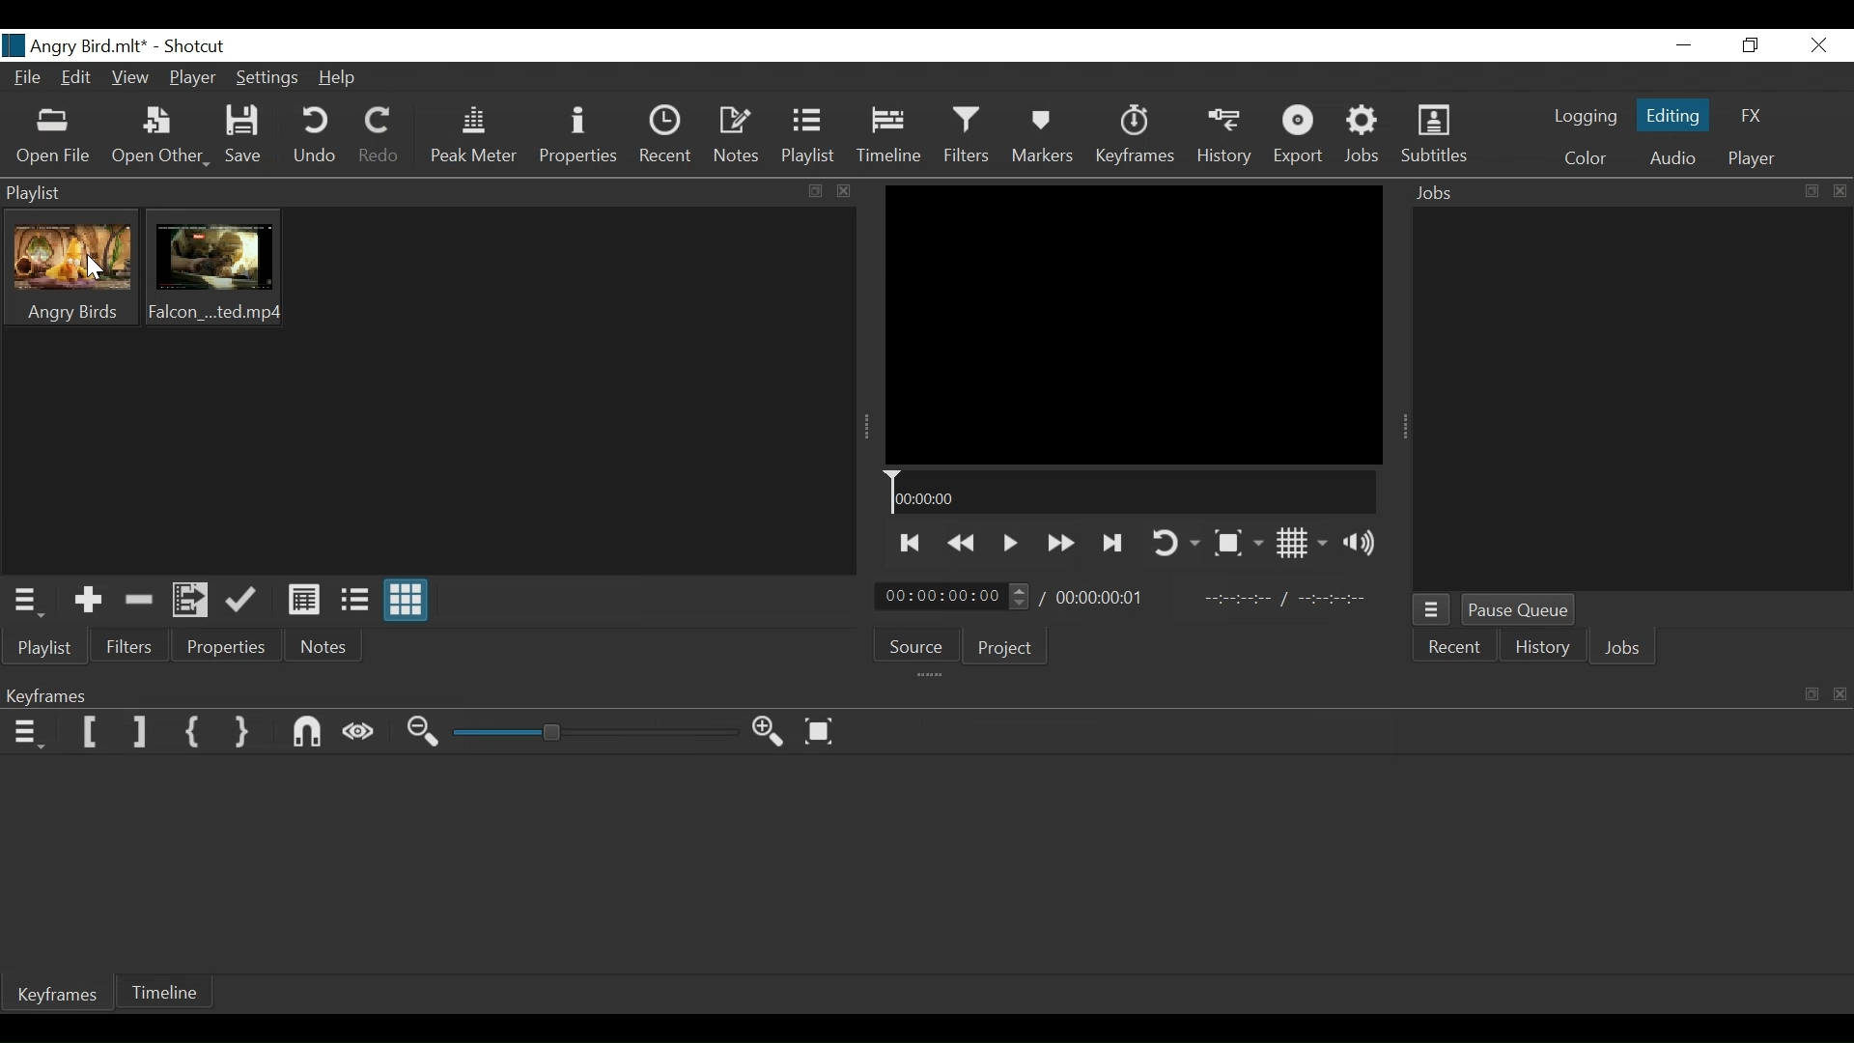 The image size is (1854, 1043). What do you see at coordinates (245, 734) in the screenshot?
I see `Set Second Simple keyframe` at bounding box center [245, 734].